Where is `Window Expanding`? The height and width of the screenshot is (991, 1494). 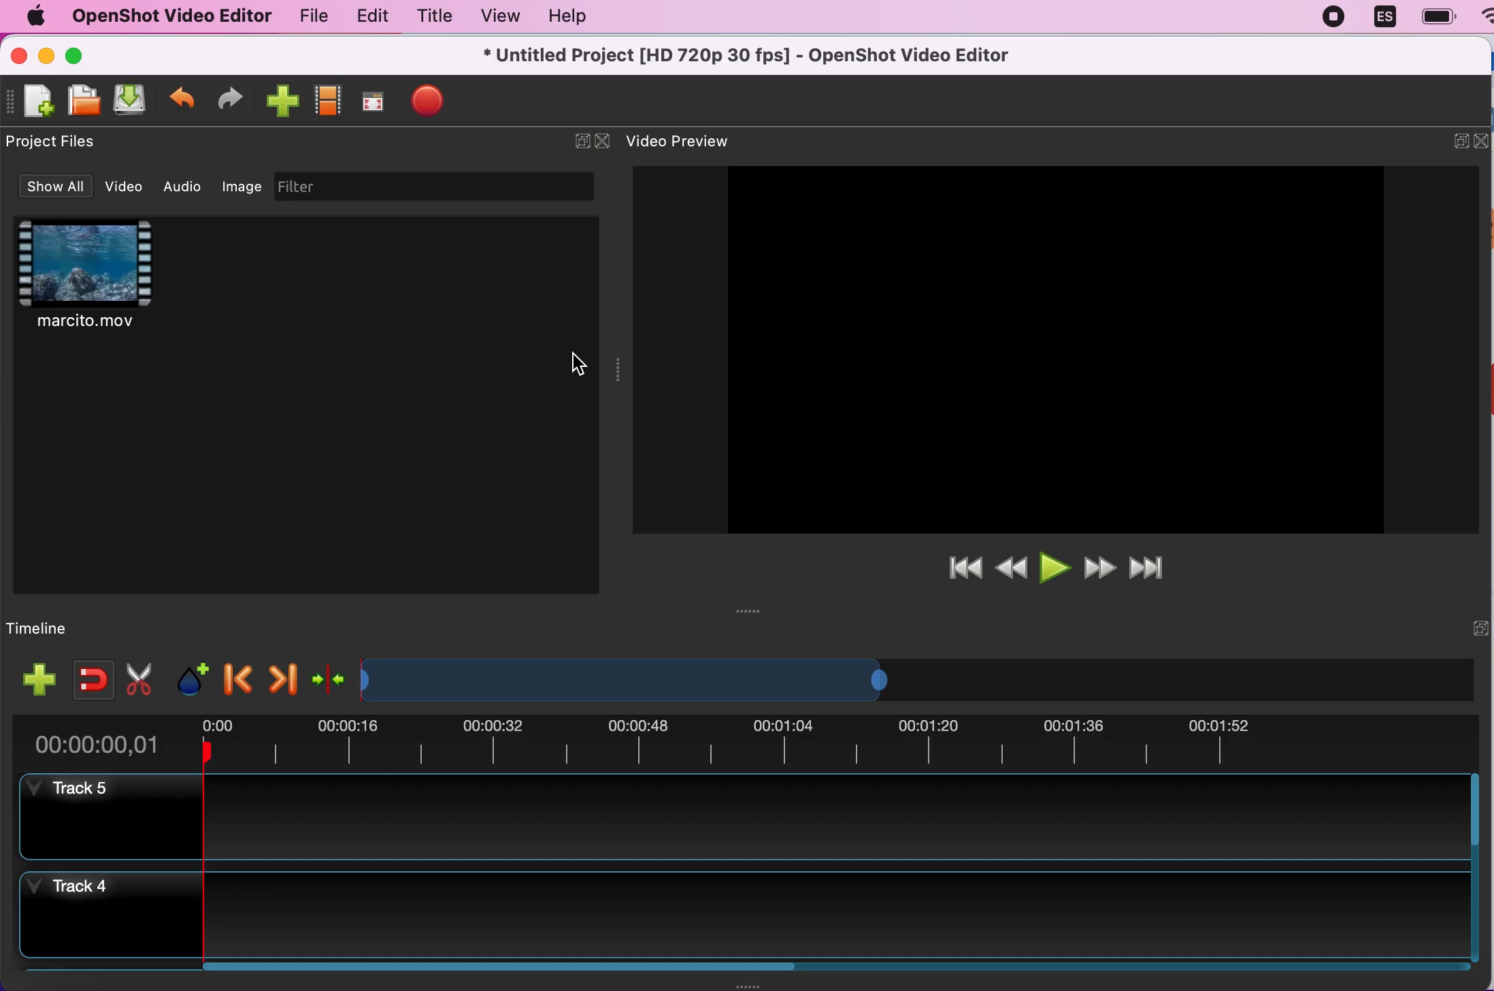 Window Expanding is located at coordinates (619, 370).